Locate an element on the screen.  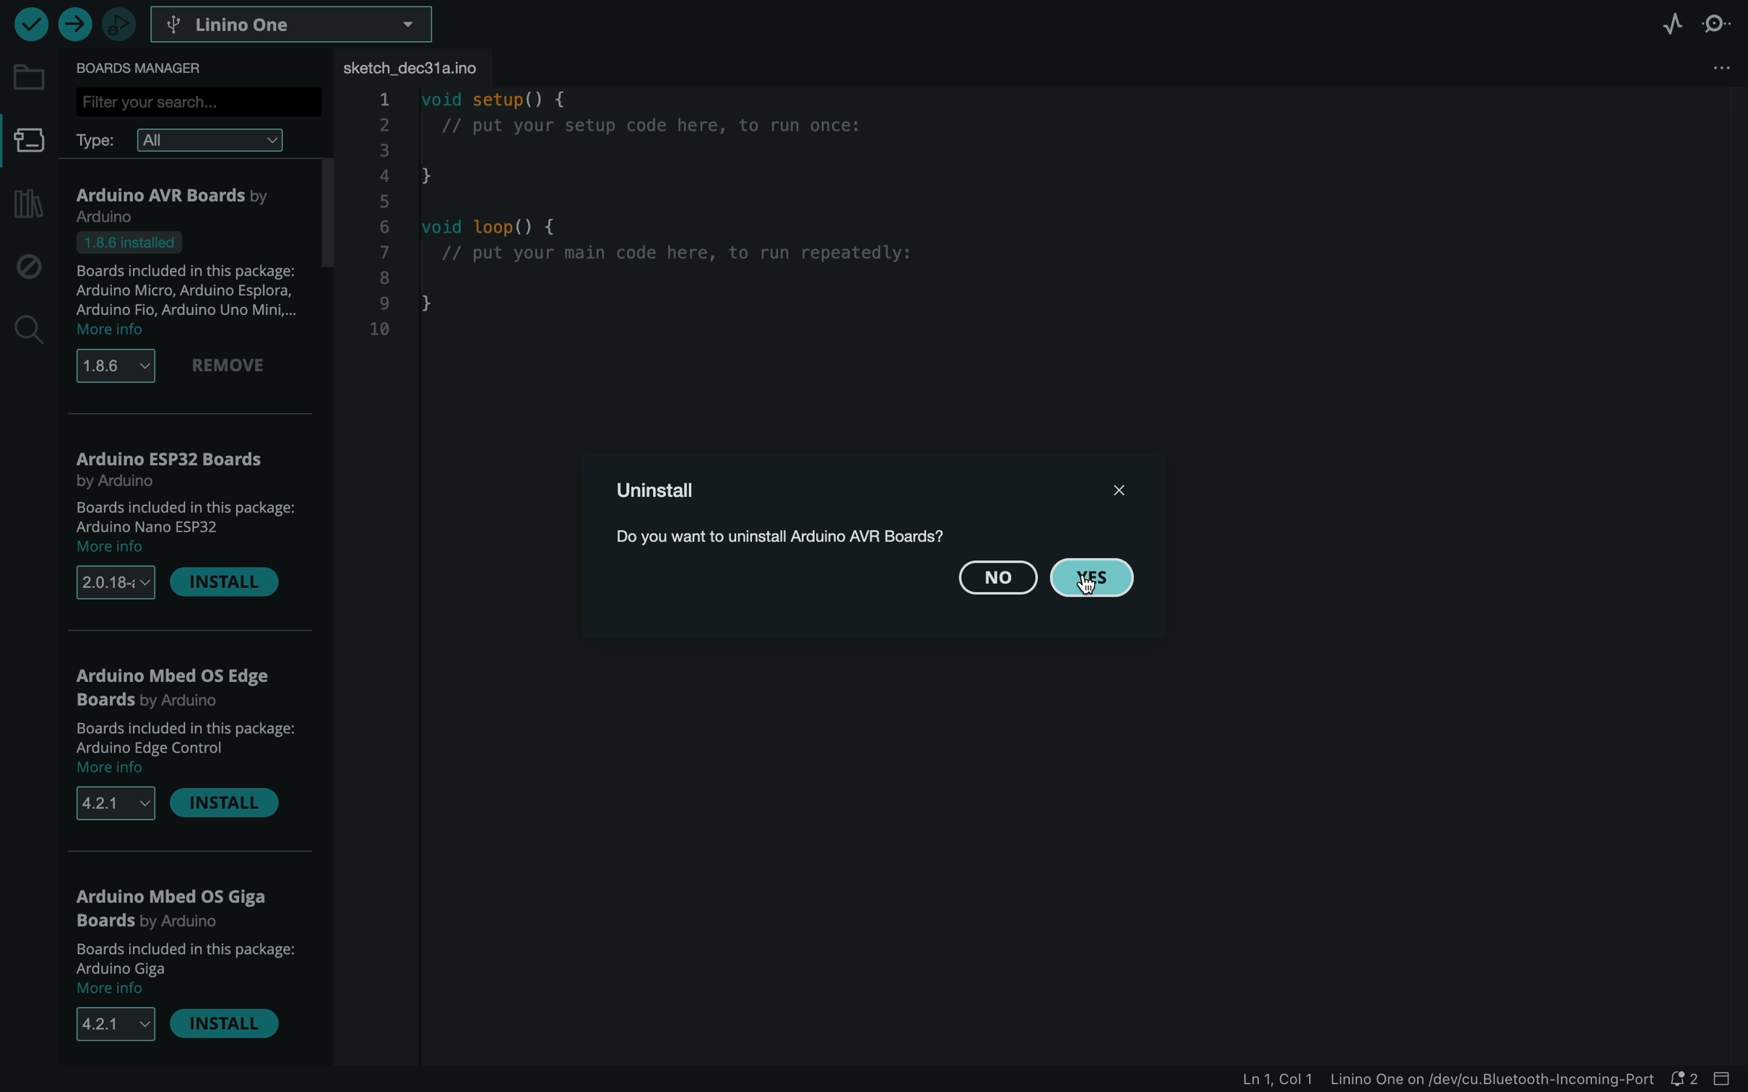
code is located at coordinates (679, 224).